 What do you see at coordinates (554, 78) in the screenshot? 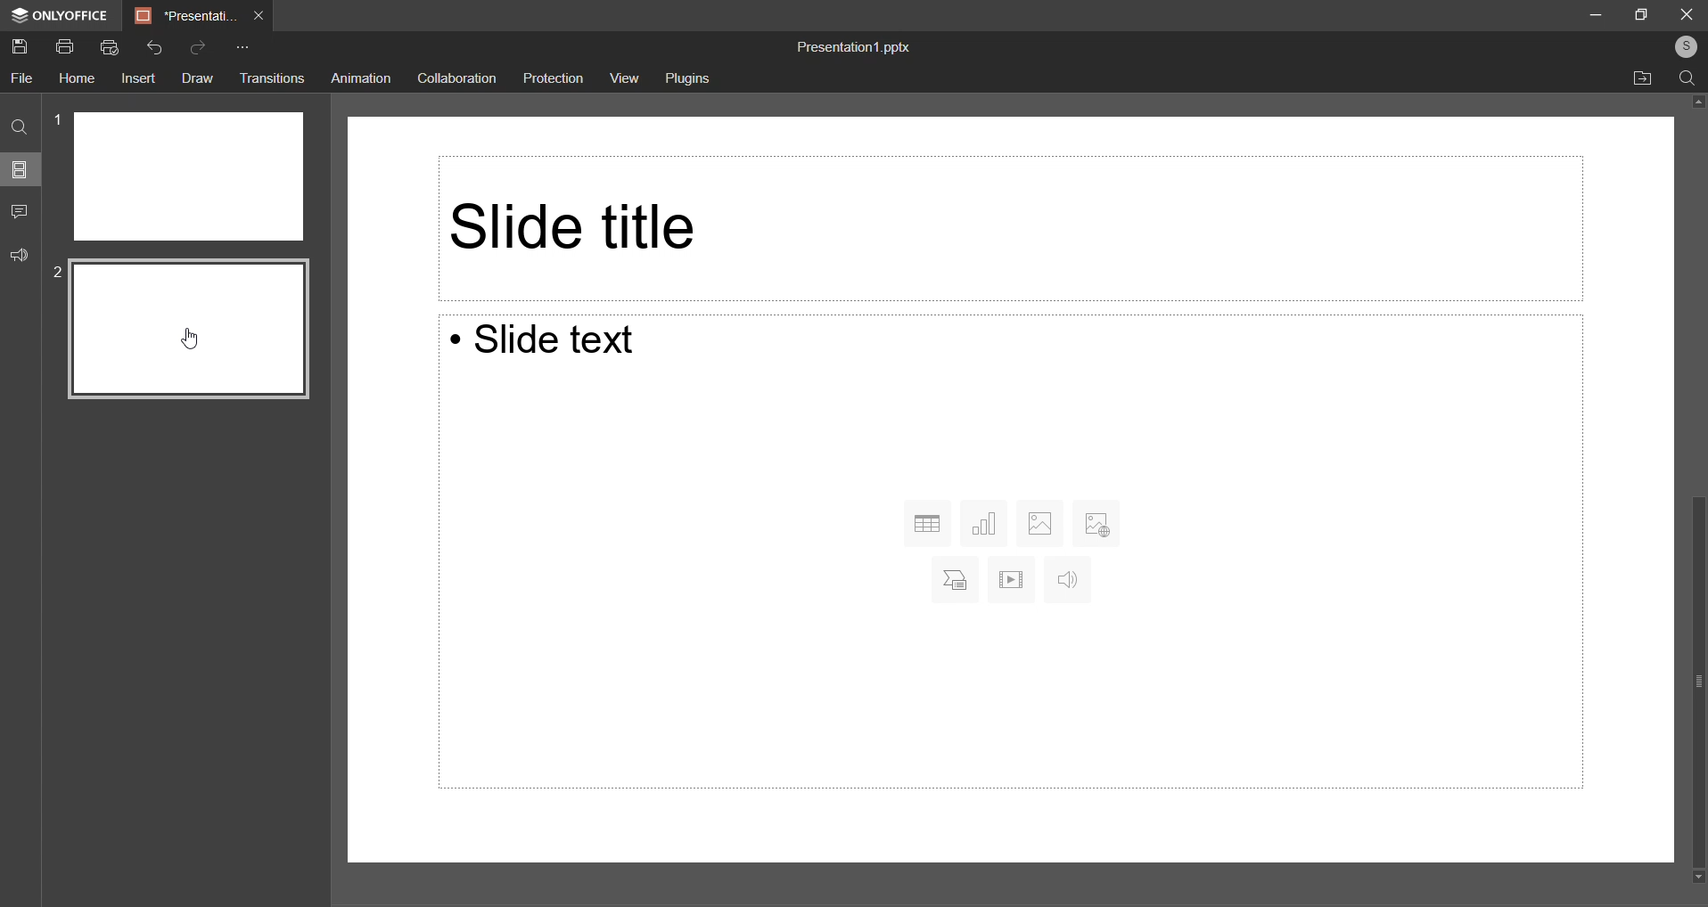
I see `protection` at bounding box center [554, 78].